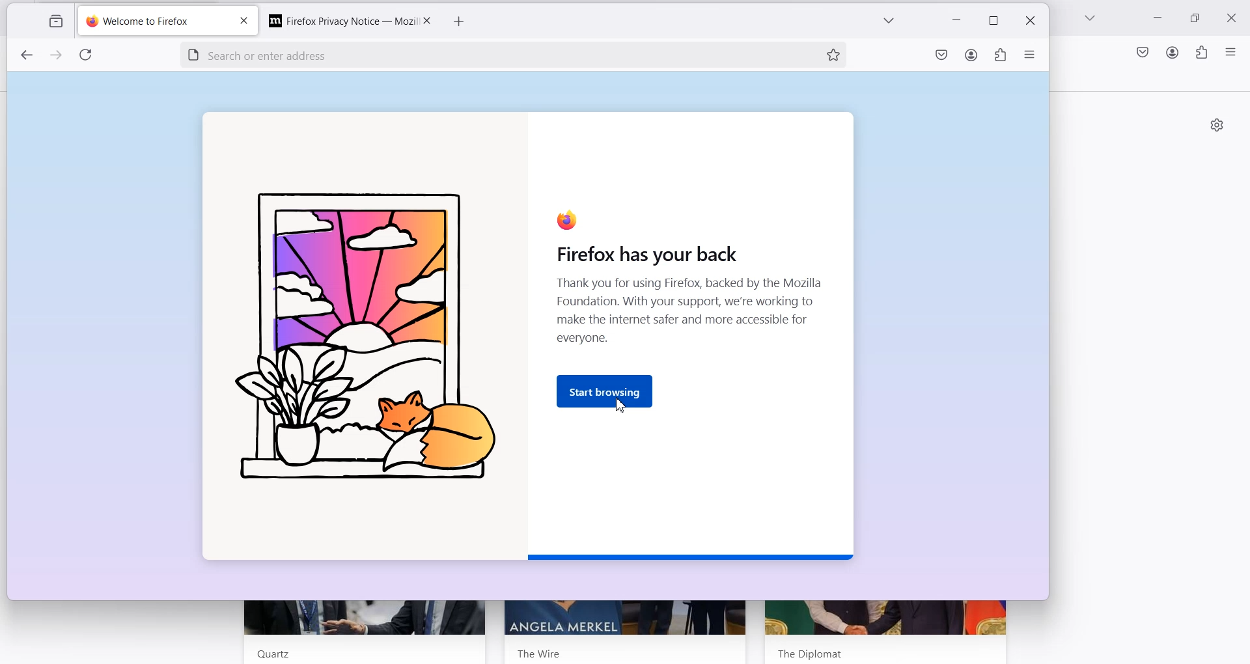  I want to click on close, so click(1028, 21).